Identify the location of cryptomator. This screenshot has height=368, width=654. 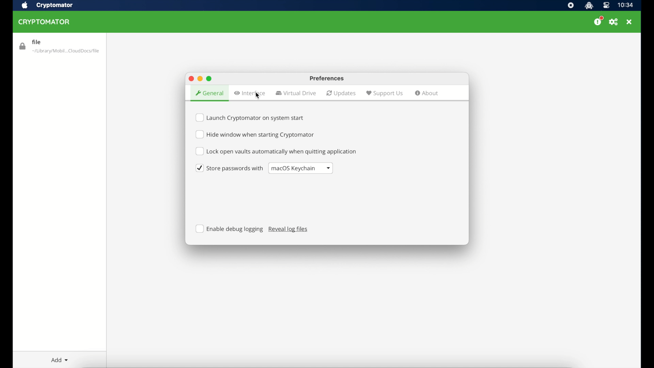
(44, 22).